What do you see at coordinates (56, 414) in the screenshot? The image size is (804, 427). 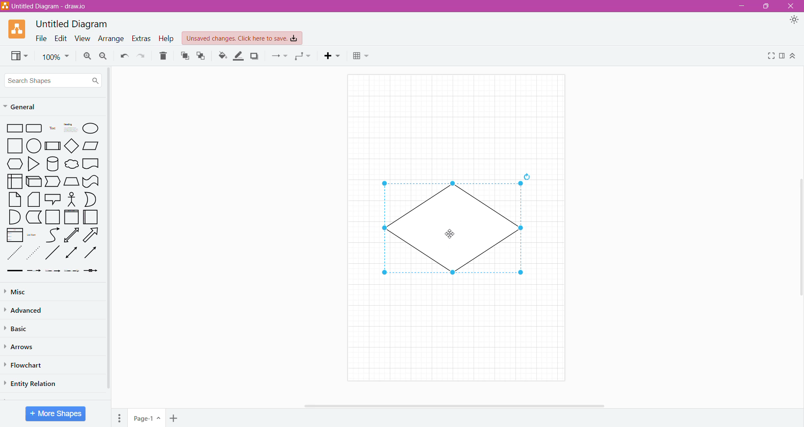 I see `More Shapes` at bounding box center [56, 414].